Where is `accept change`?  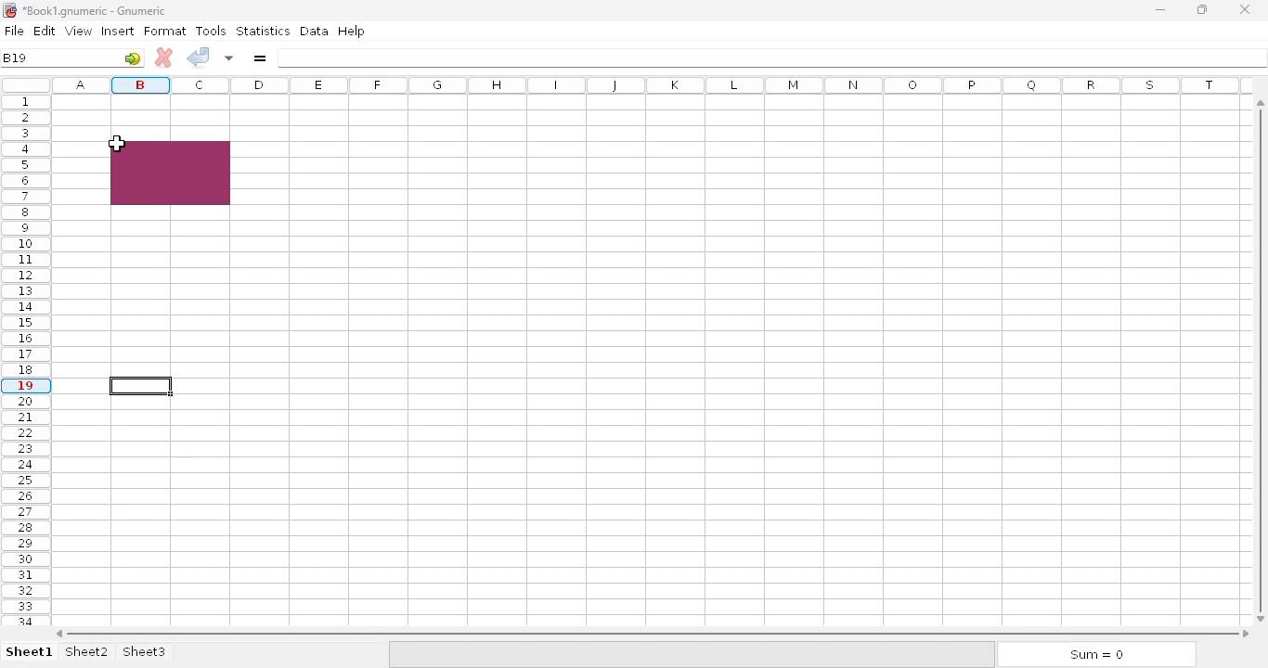
accept change is located at coordinates (200, 57).